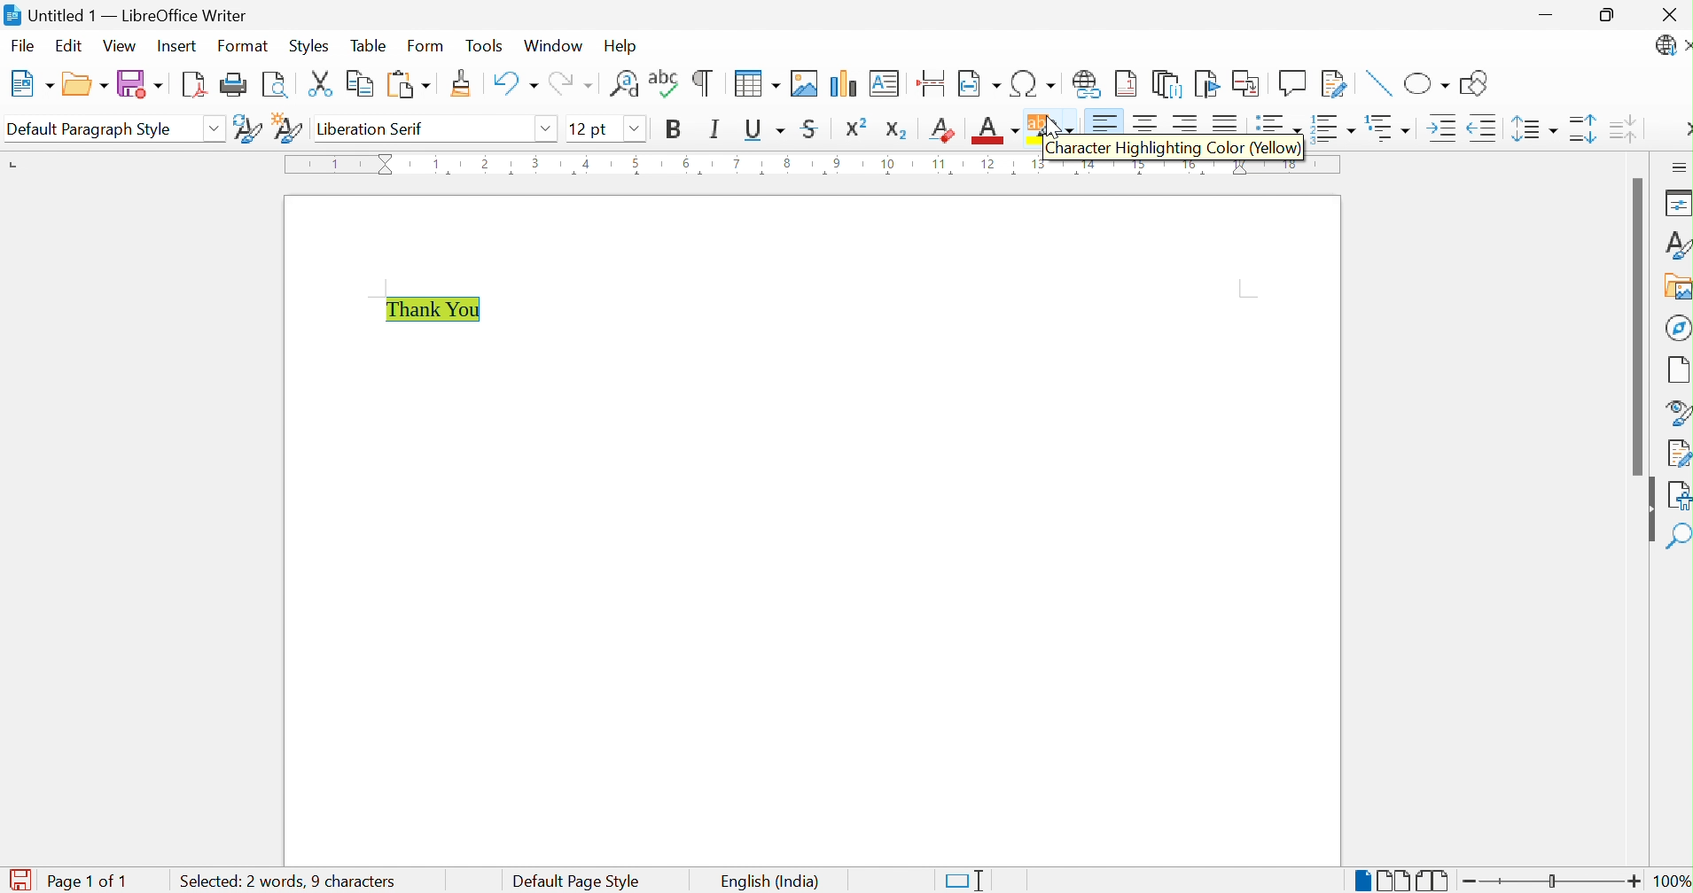 The width and height of the screenshot is (1693, 893). I want to click on Thank You, so click(438, 310).